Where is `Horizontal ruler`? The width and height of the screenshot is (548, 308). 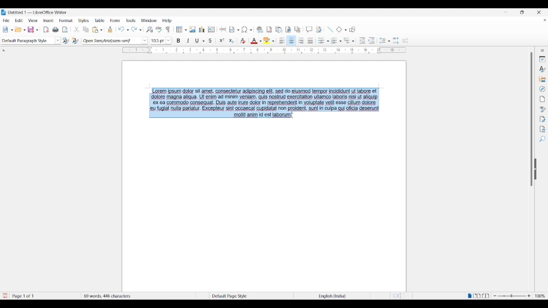 Horizontal ruler is located at coordinates (264, 50).